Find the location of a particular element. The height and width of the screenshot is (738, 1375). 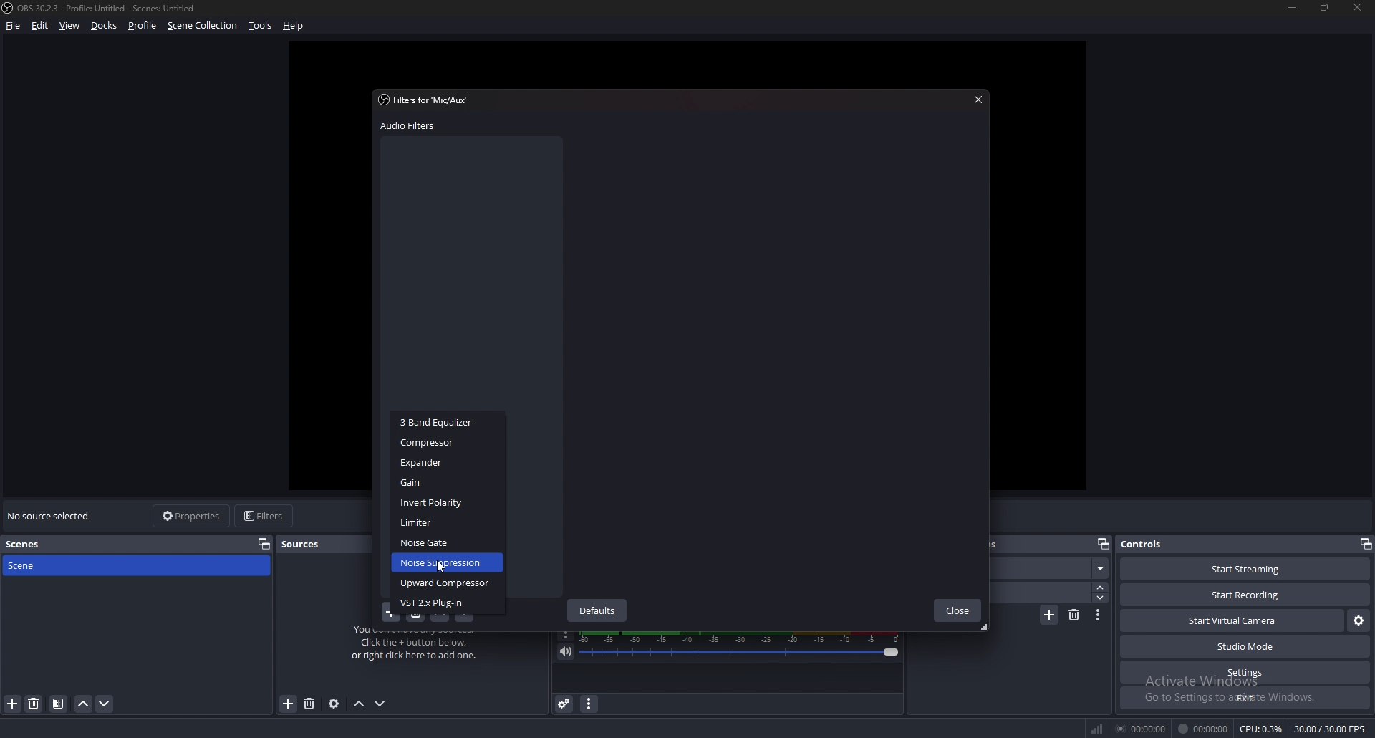

30.00/30.00 FPS is located at coordinates (1332, 729).